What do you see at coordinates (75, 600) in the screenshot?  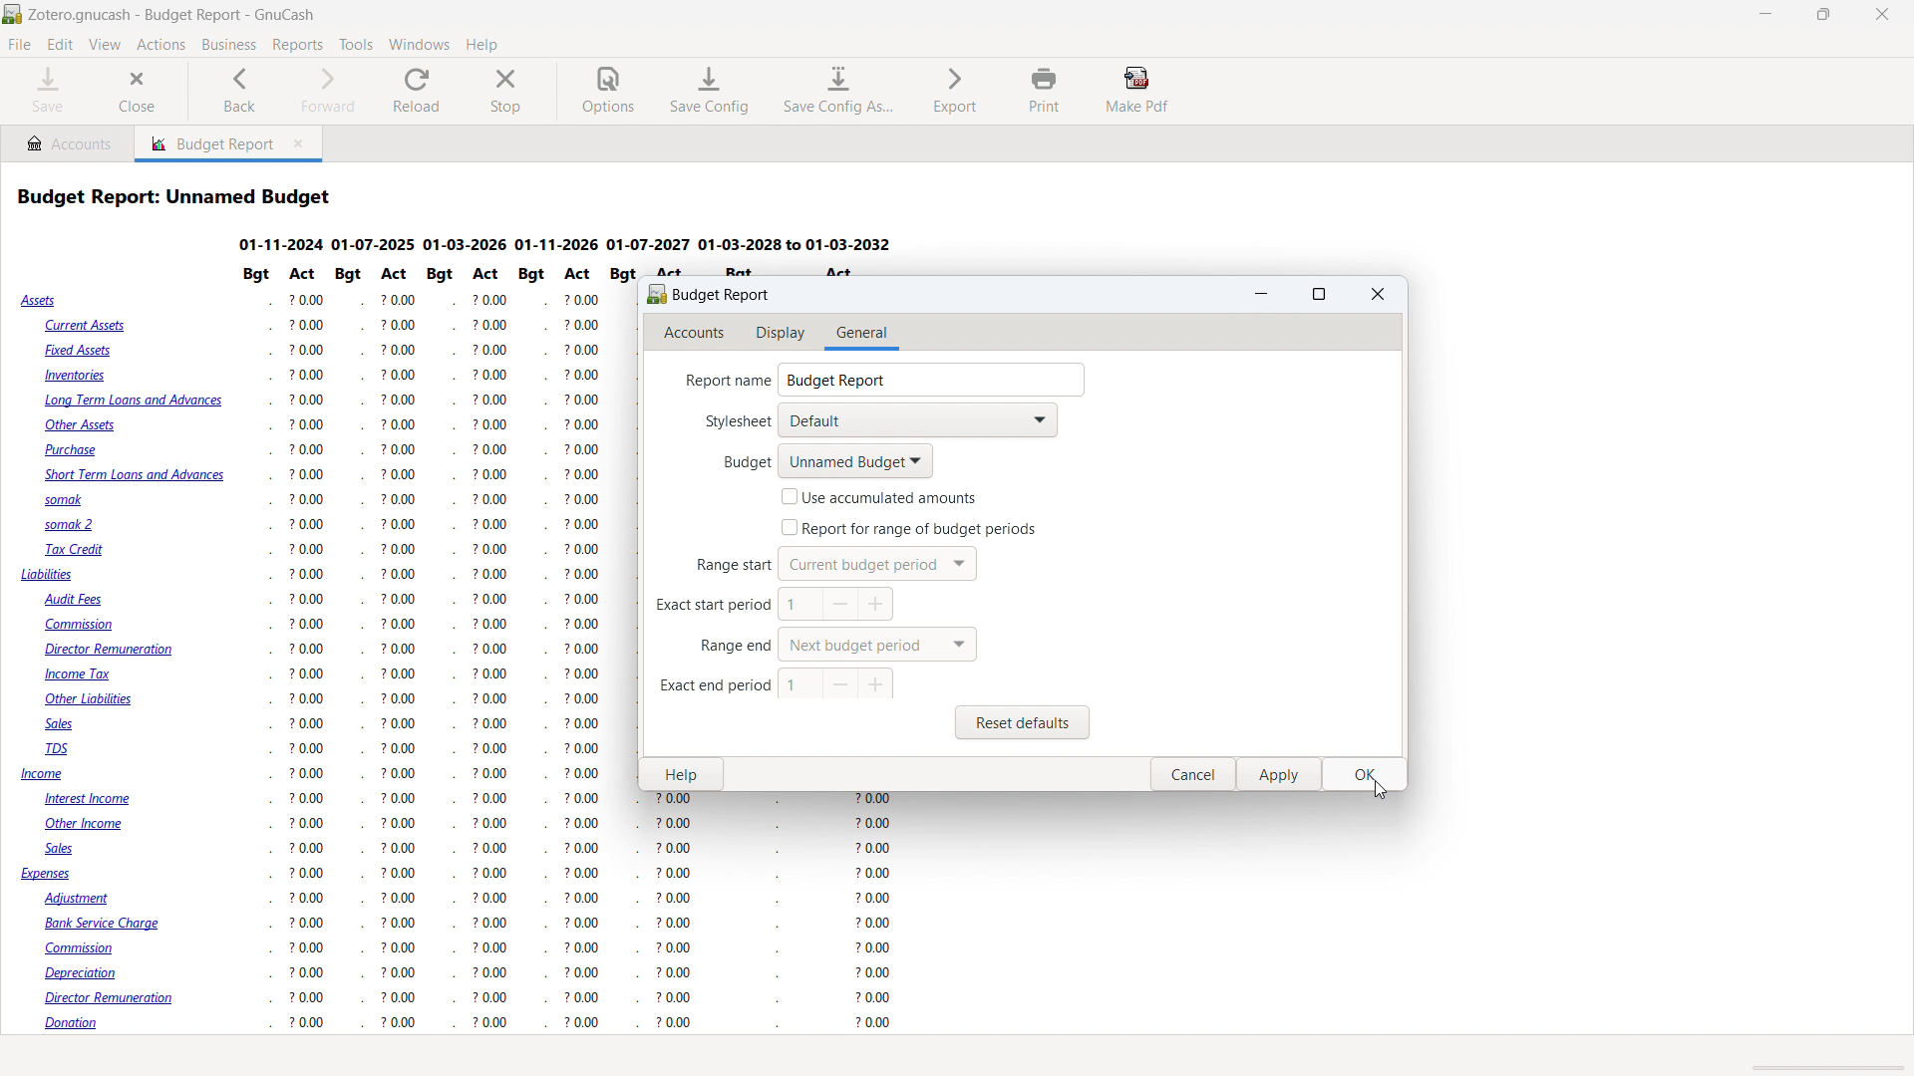 I see `Audit Fees` at bounding box center [75, 600].